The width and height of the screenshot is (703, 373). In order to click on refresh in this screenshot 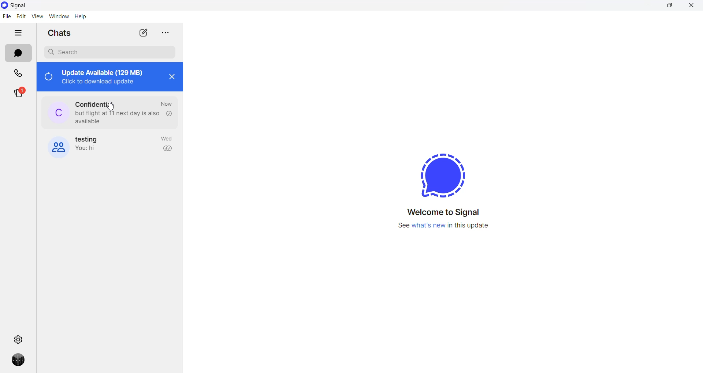, I will do `click(48, 78)`.